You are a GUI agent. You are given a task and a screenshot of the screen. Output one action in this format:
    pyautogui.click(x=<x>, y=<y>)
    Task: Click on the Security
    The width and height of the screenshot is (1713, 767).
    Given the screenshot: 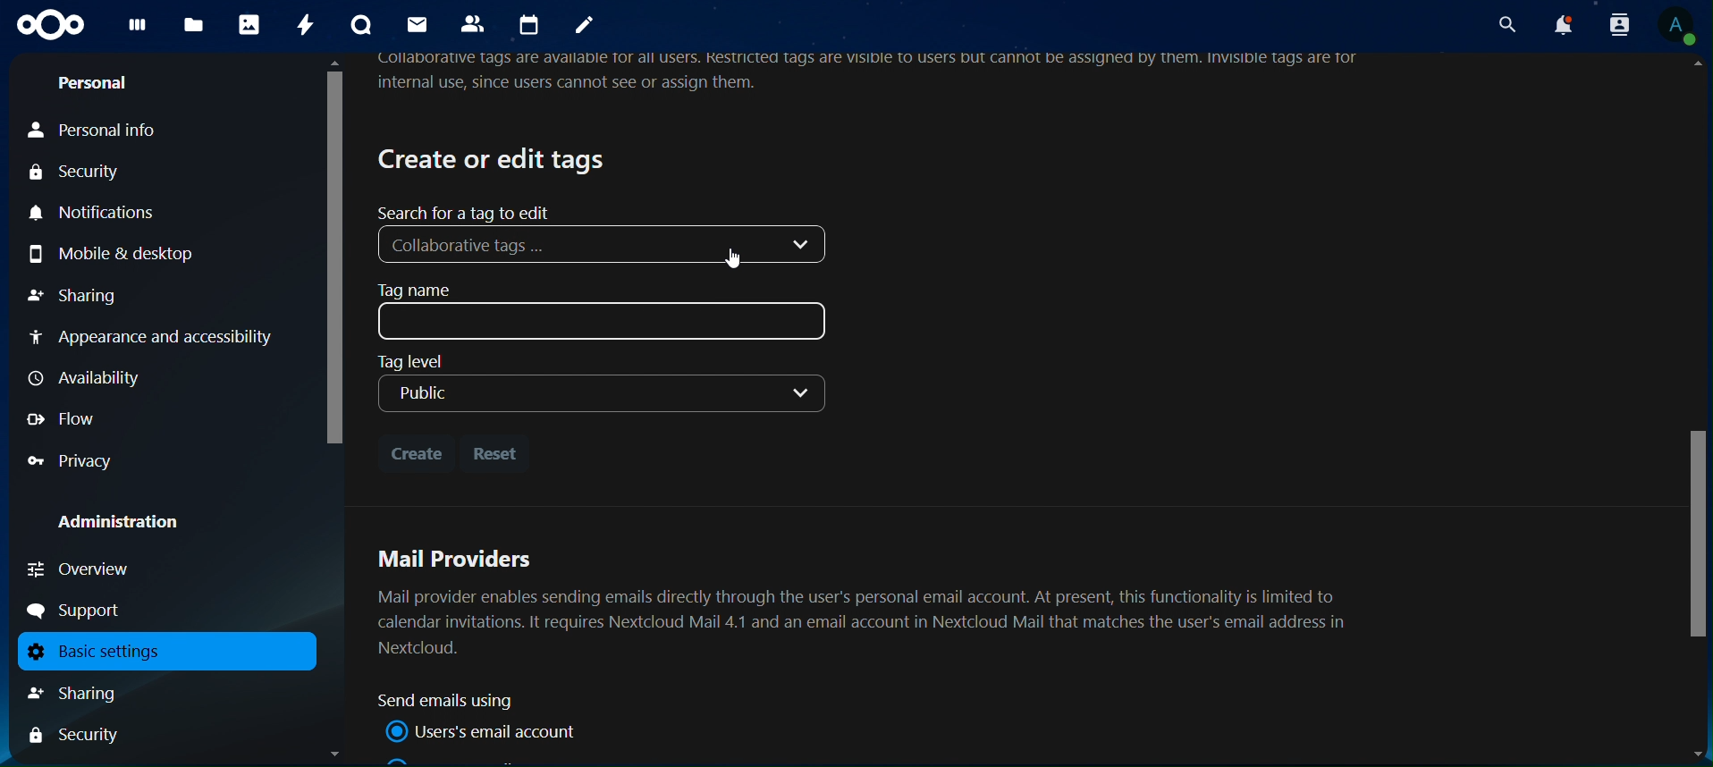 What is the action you would take?
    pyautogui.click(x=75, y=737)
    